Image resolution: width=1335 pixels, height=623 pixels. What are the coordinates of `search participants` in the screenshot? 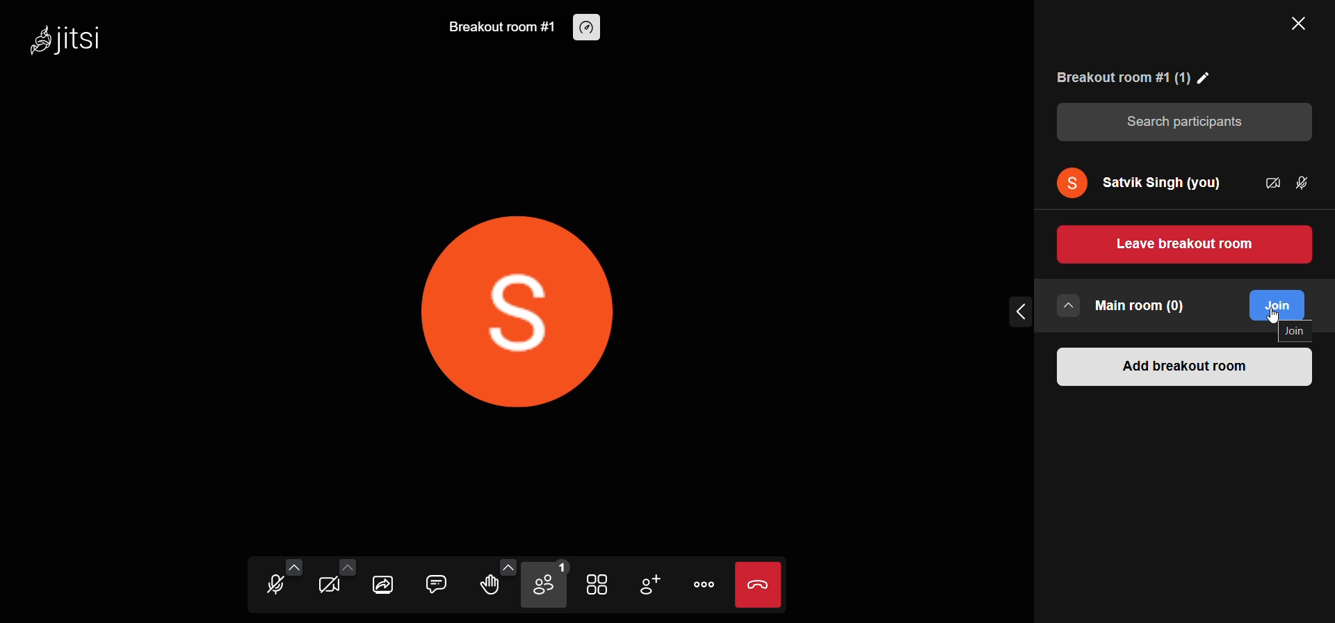 It's located at (1188, 122).